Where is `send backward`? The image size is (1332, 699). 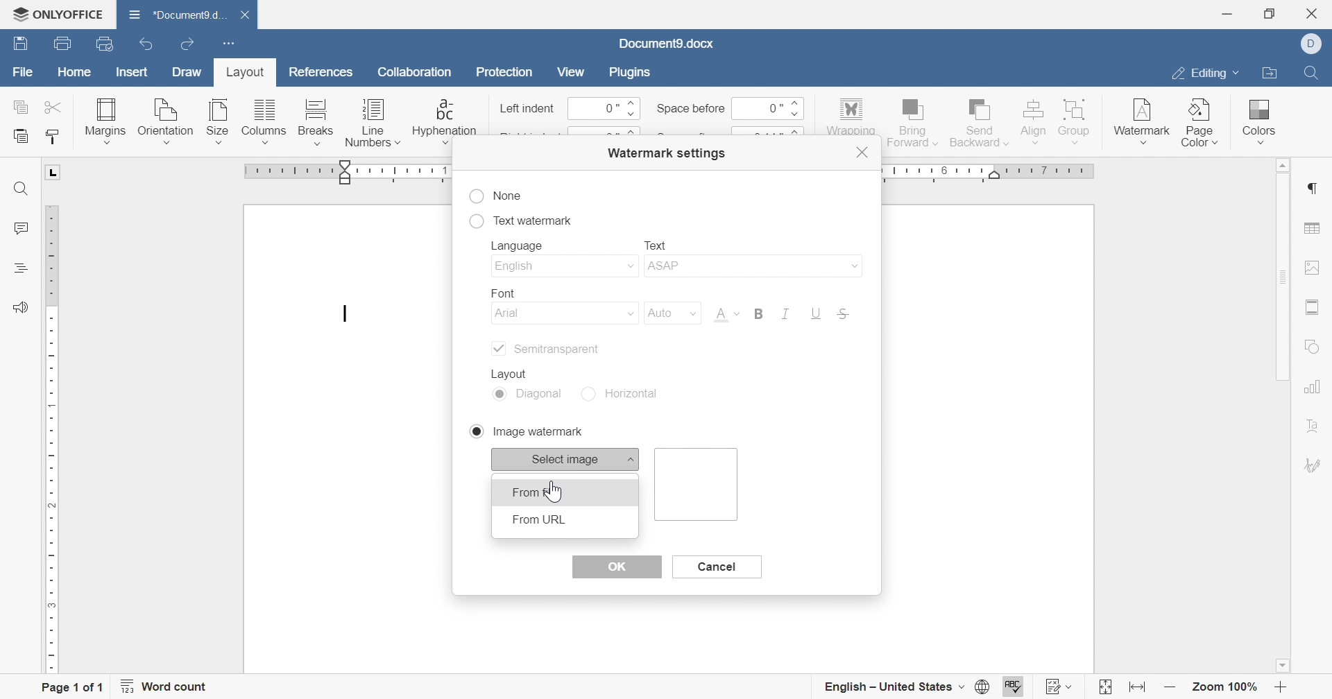
send backward is located at coordinates (980, 121).